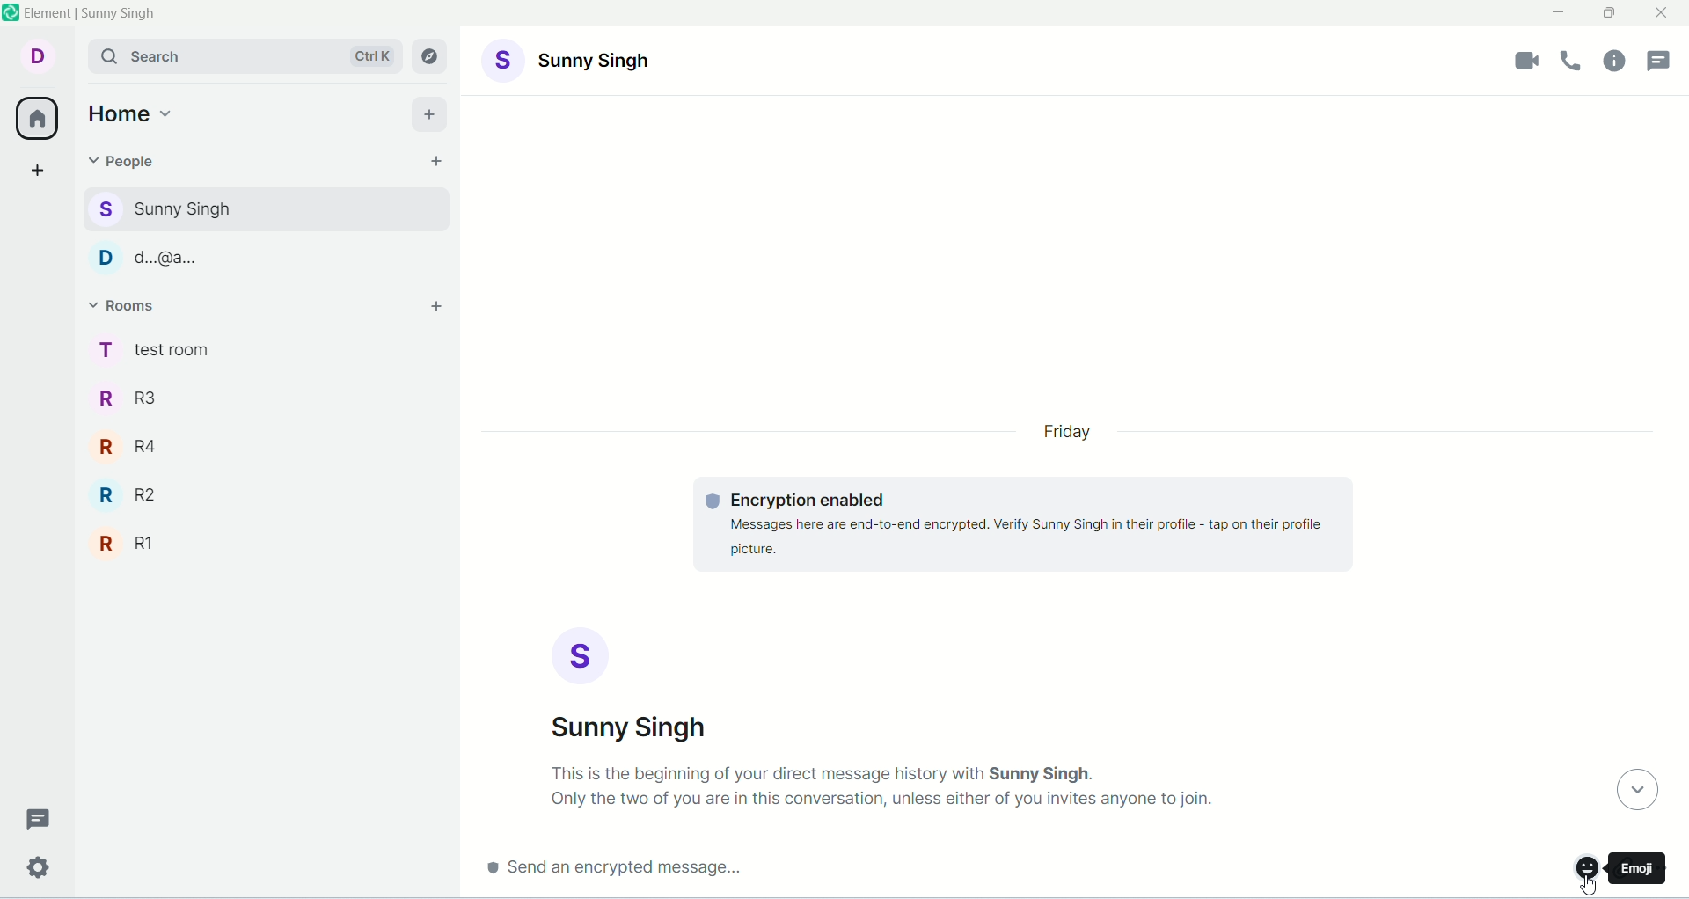 The image size is (1689, 899). What do you see at coordinates (36, 120) in the screenshot?
I see `home` at bounding box center [36, 120].